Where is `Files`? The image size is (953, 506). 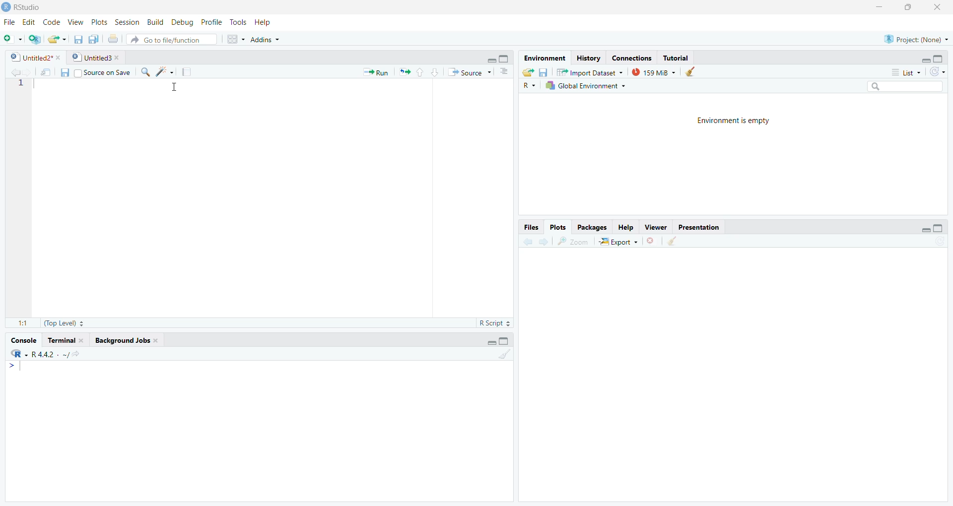
Files is located at coordinates (531, 227).